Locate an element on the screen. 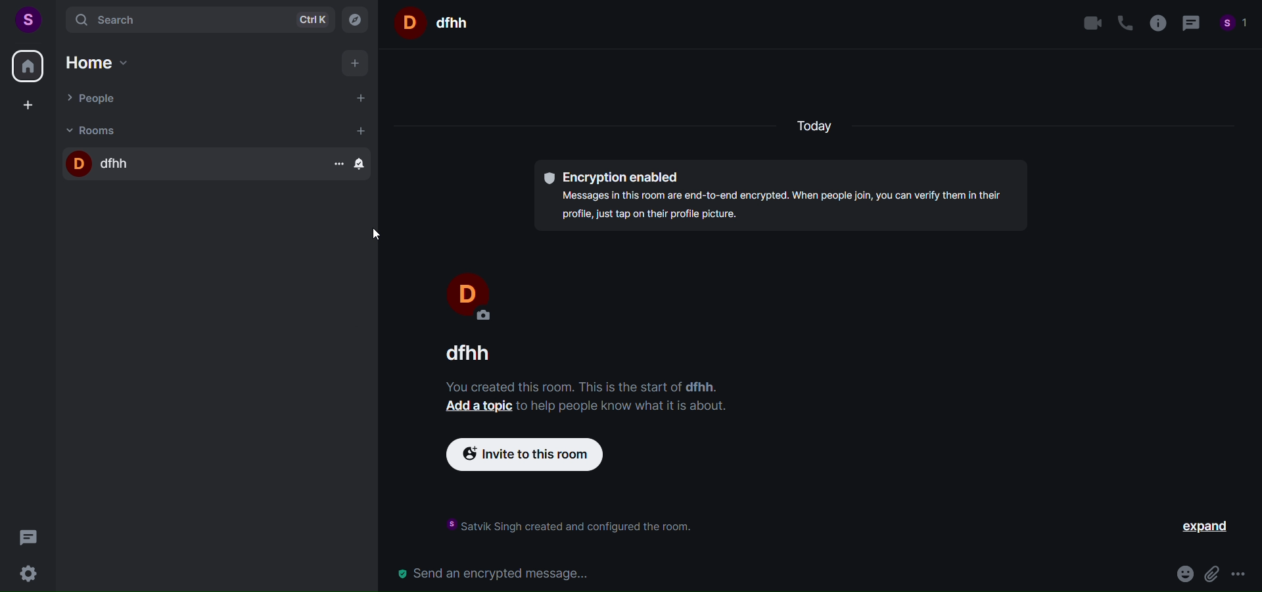 The width and height of the screenshot is (1262, 592). Today is located at coordinates (820, 128).